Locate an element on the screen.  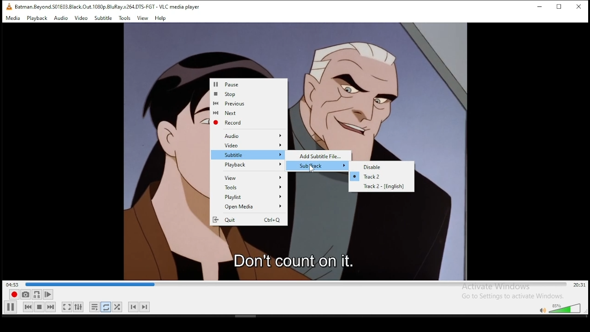
Quit is located at coordinates (248, 220).